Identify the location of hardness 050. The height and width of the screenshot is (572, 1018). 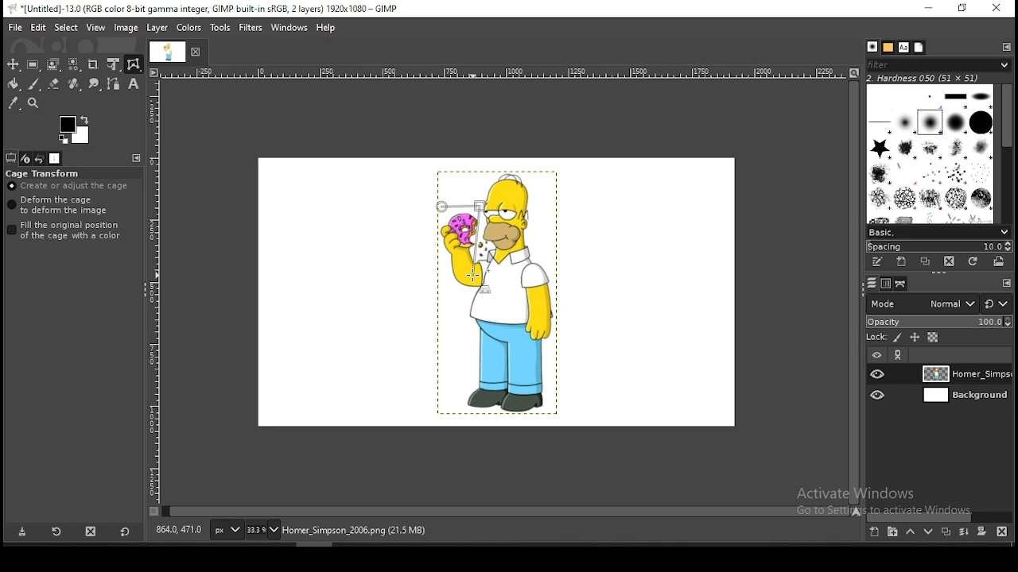
(926, 79).